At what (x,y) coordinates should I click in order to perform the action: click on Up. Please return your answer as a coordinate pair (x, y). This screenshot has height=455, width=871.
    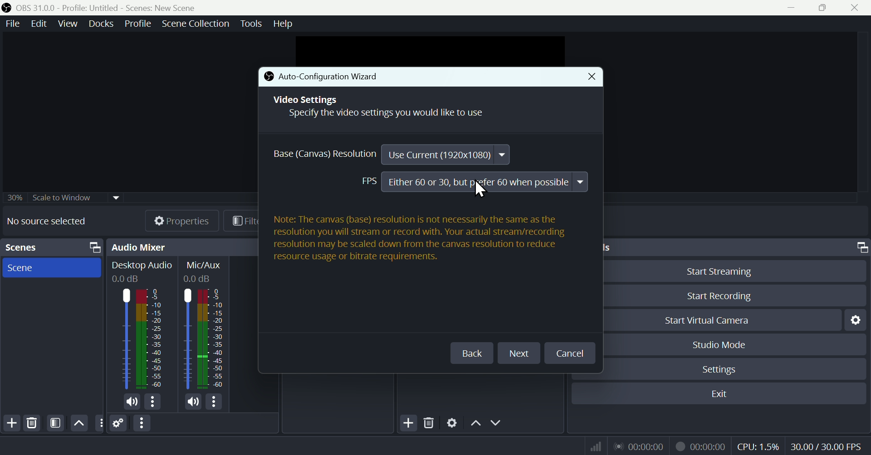
    Looking at the image, I should click on (79, 423).